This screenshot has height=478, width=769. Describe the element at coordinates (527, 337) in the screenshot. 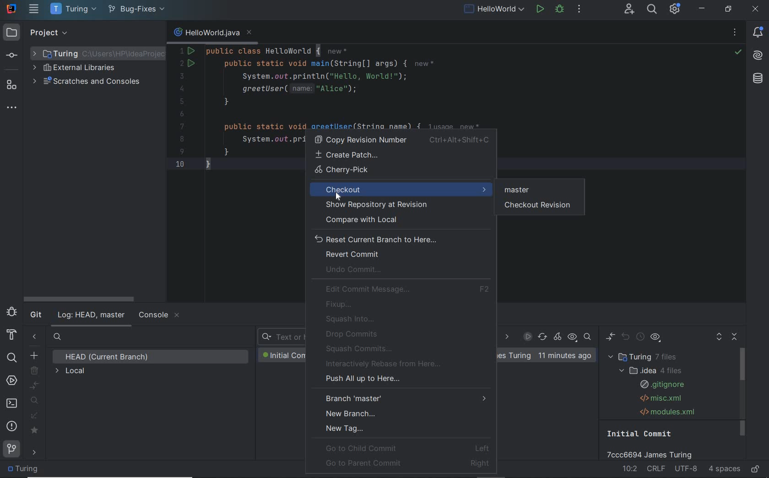

I see `ENABLE GIT LOG INDEXING` at that location.